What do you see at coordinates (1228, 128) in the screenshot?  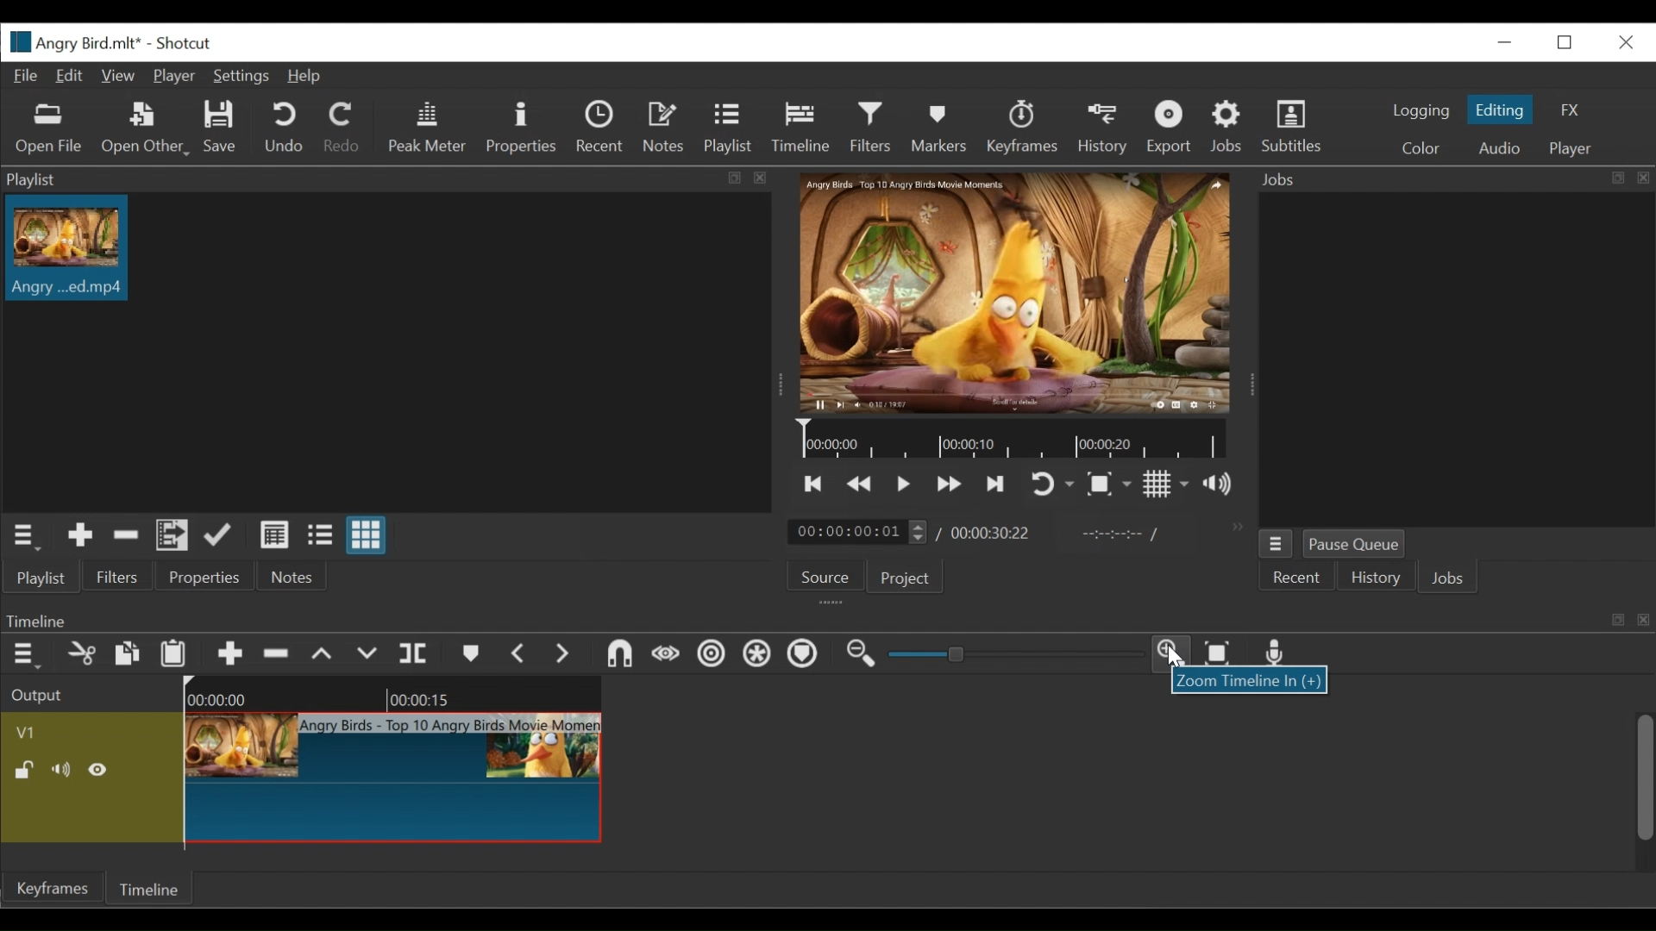 I see `Jobs` at bounding box center [1228, 128].